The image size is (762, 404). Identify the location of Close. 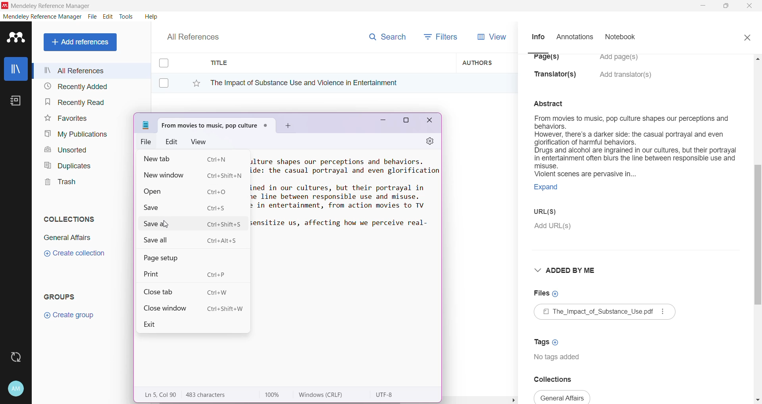
(747, 36).